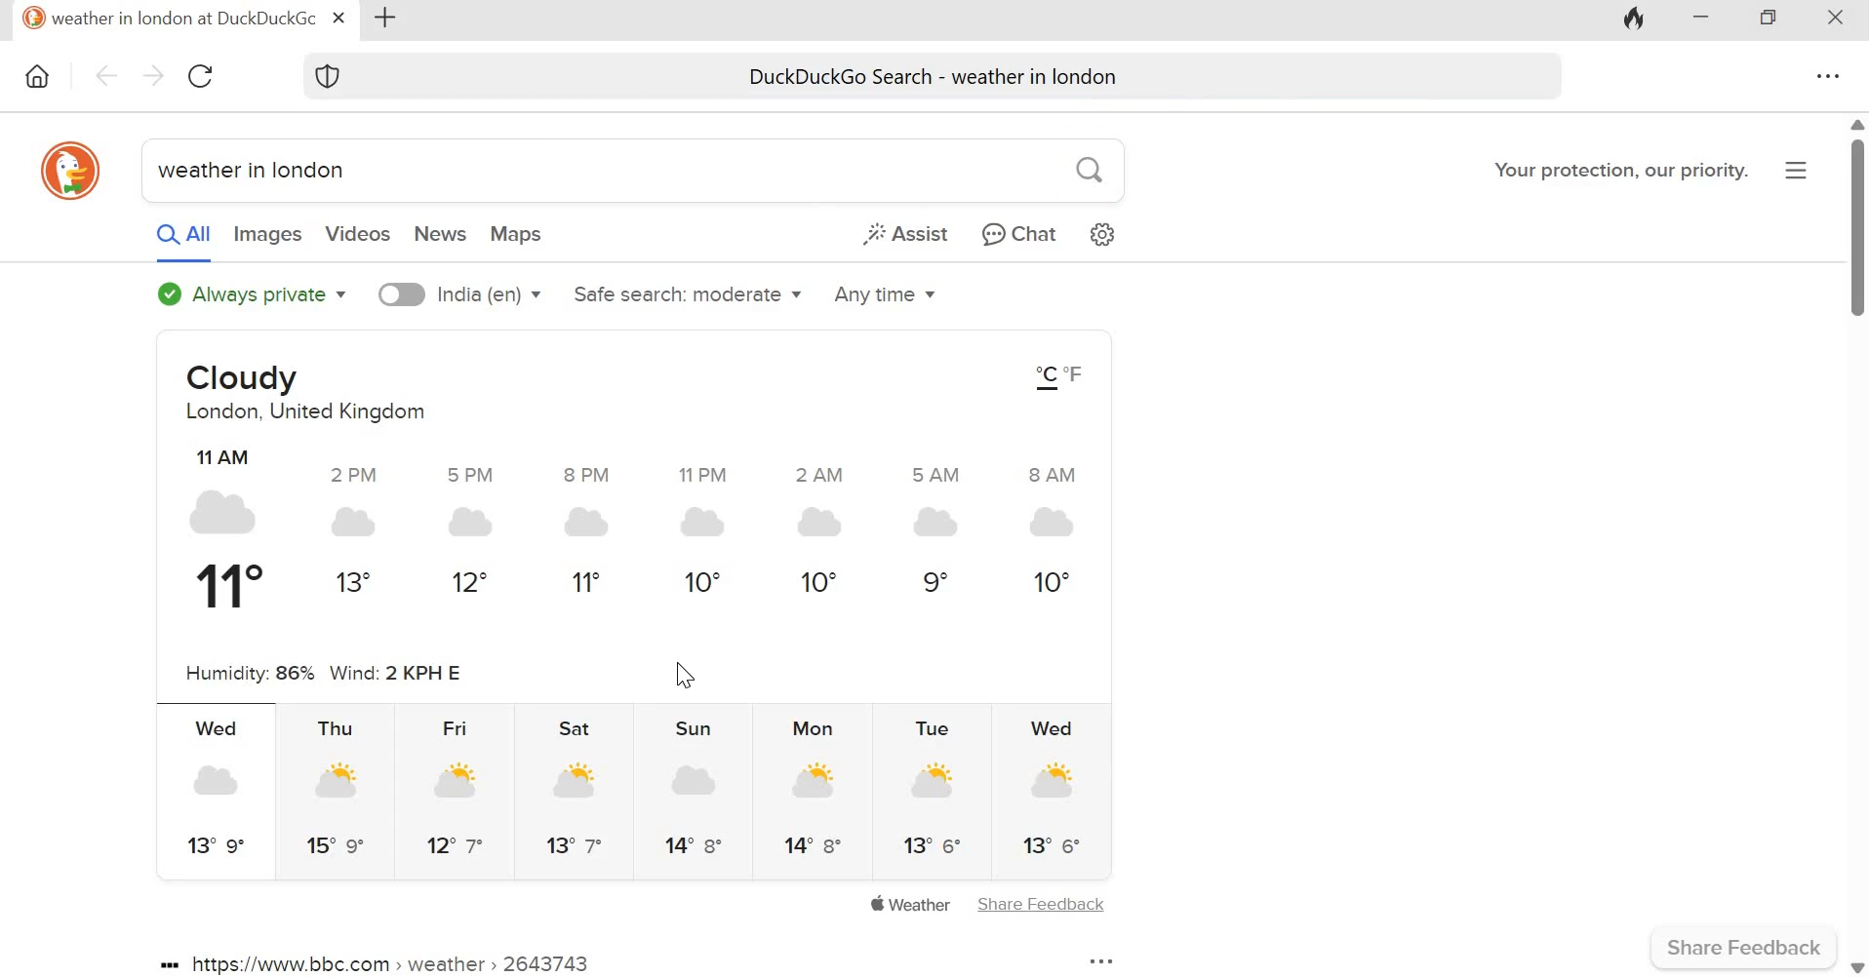 The height and width of the screenshot is (977, 1869). Describe the element at coordinates (813, 780) in the screenshot. I see `Indicates partly sunny` at that location.